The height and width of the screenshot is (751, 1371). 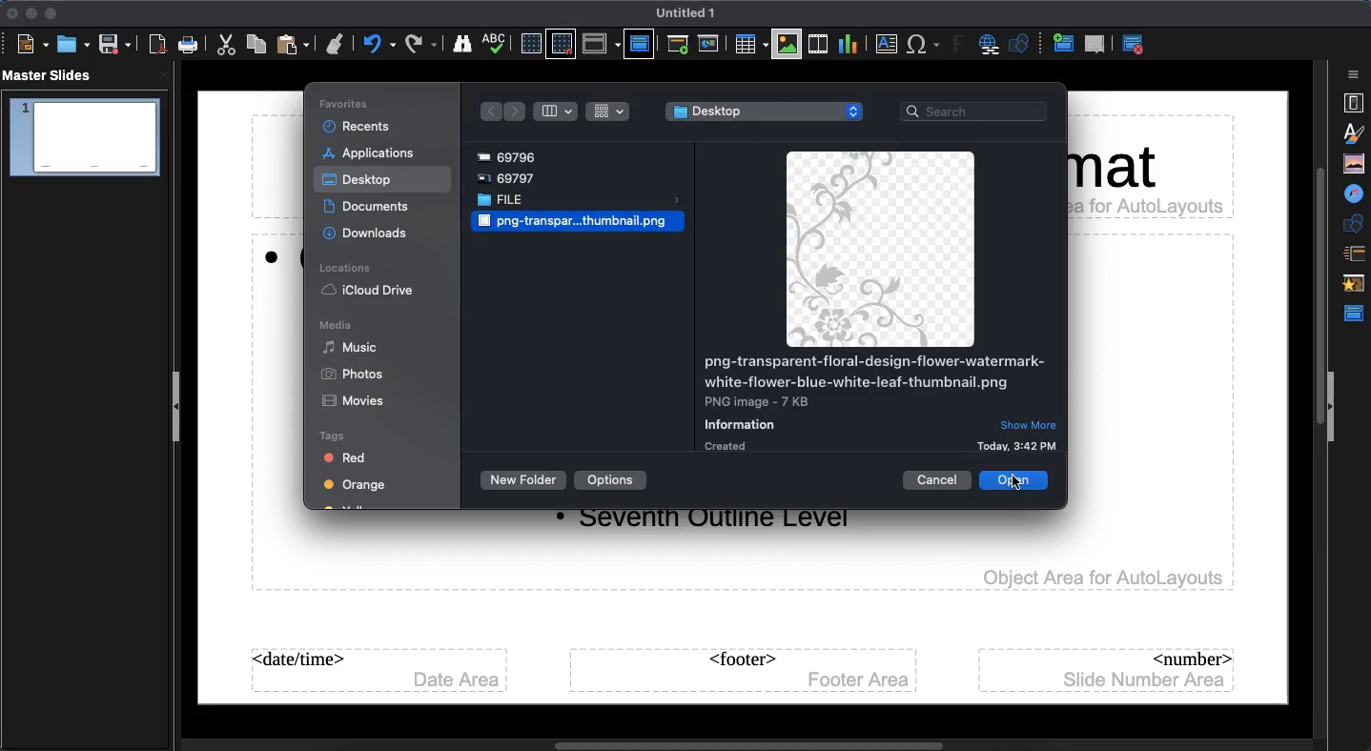 What do you see at coordinates (1034, 489) in the screenshot?
I see `cursor` at bounding box center [1034, 489].